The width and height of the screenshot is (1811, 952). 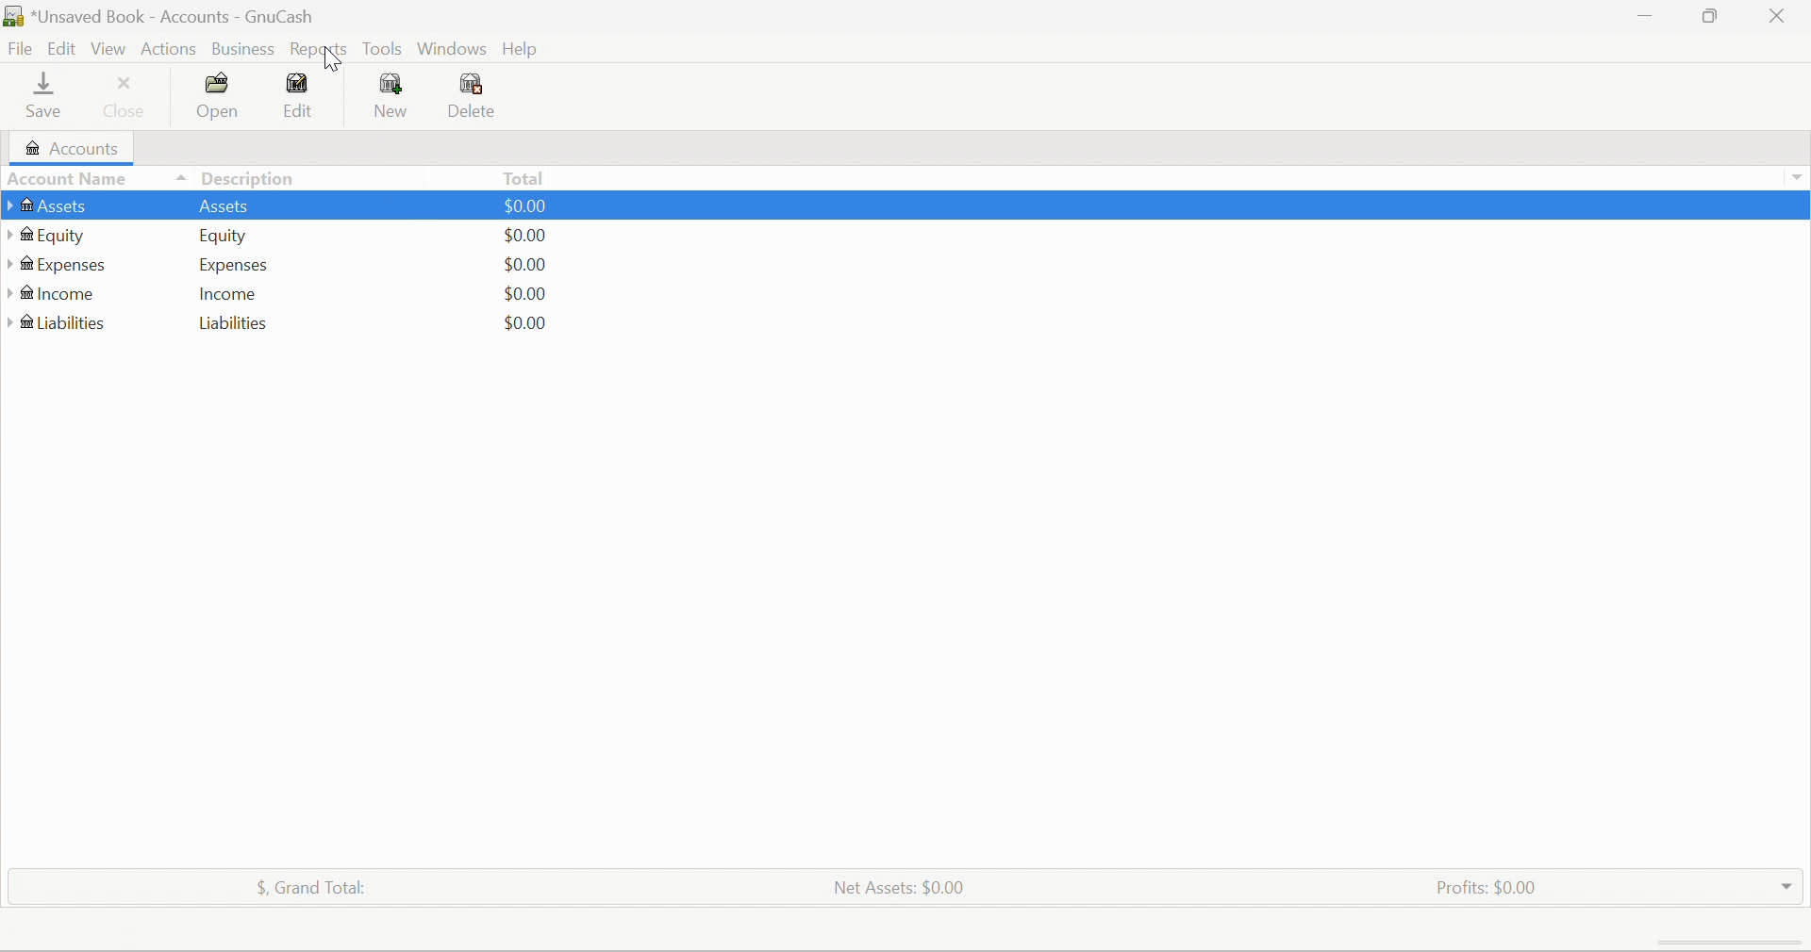 What do you see at coordinates (525, 47) in the screenshot?
I see `Help` at bounding box center [525, 47].